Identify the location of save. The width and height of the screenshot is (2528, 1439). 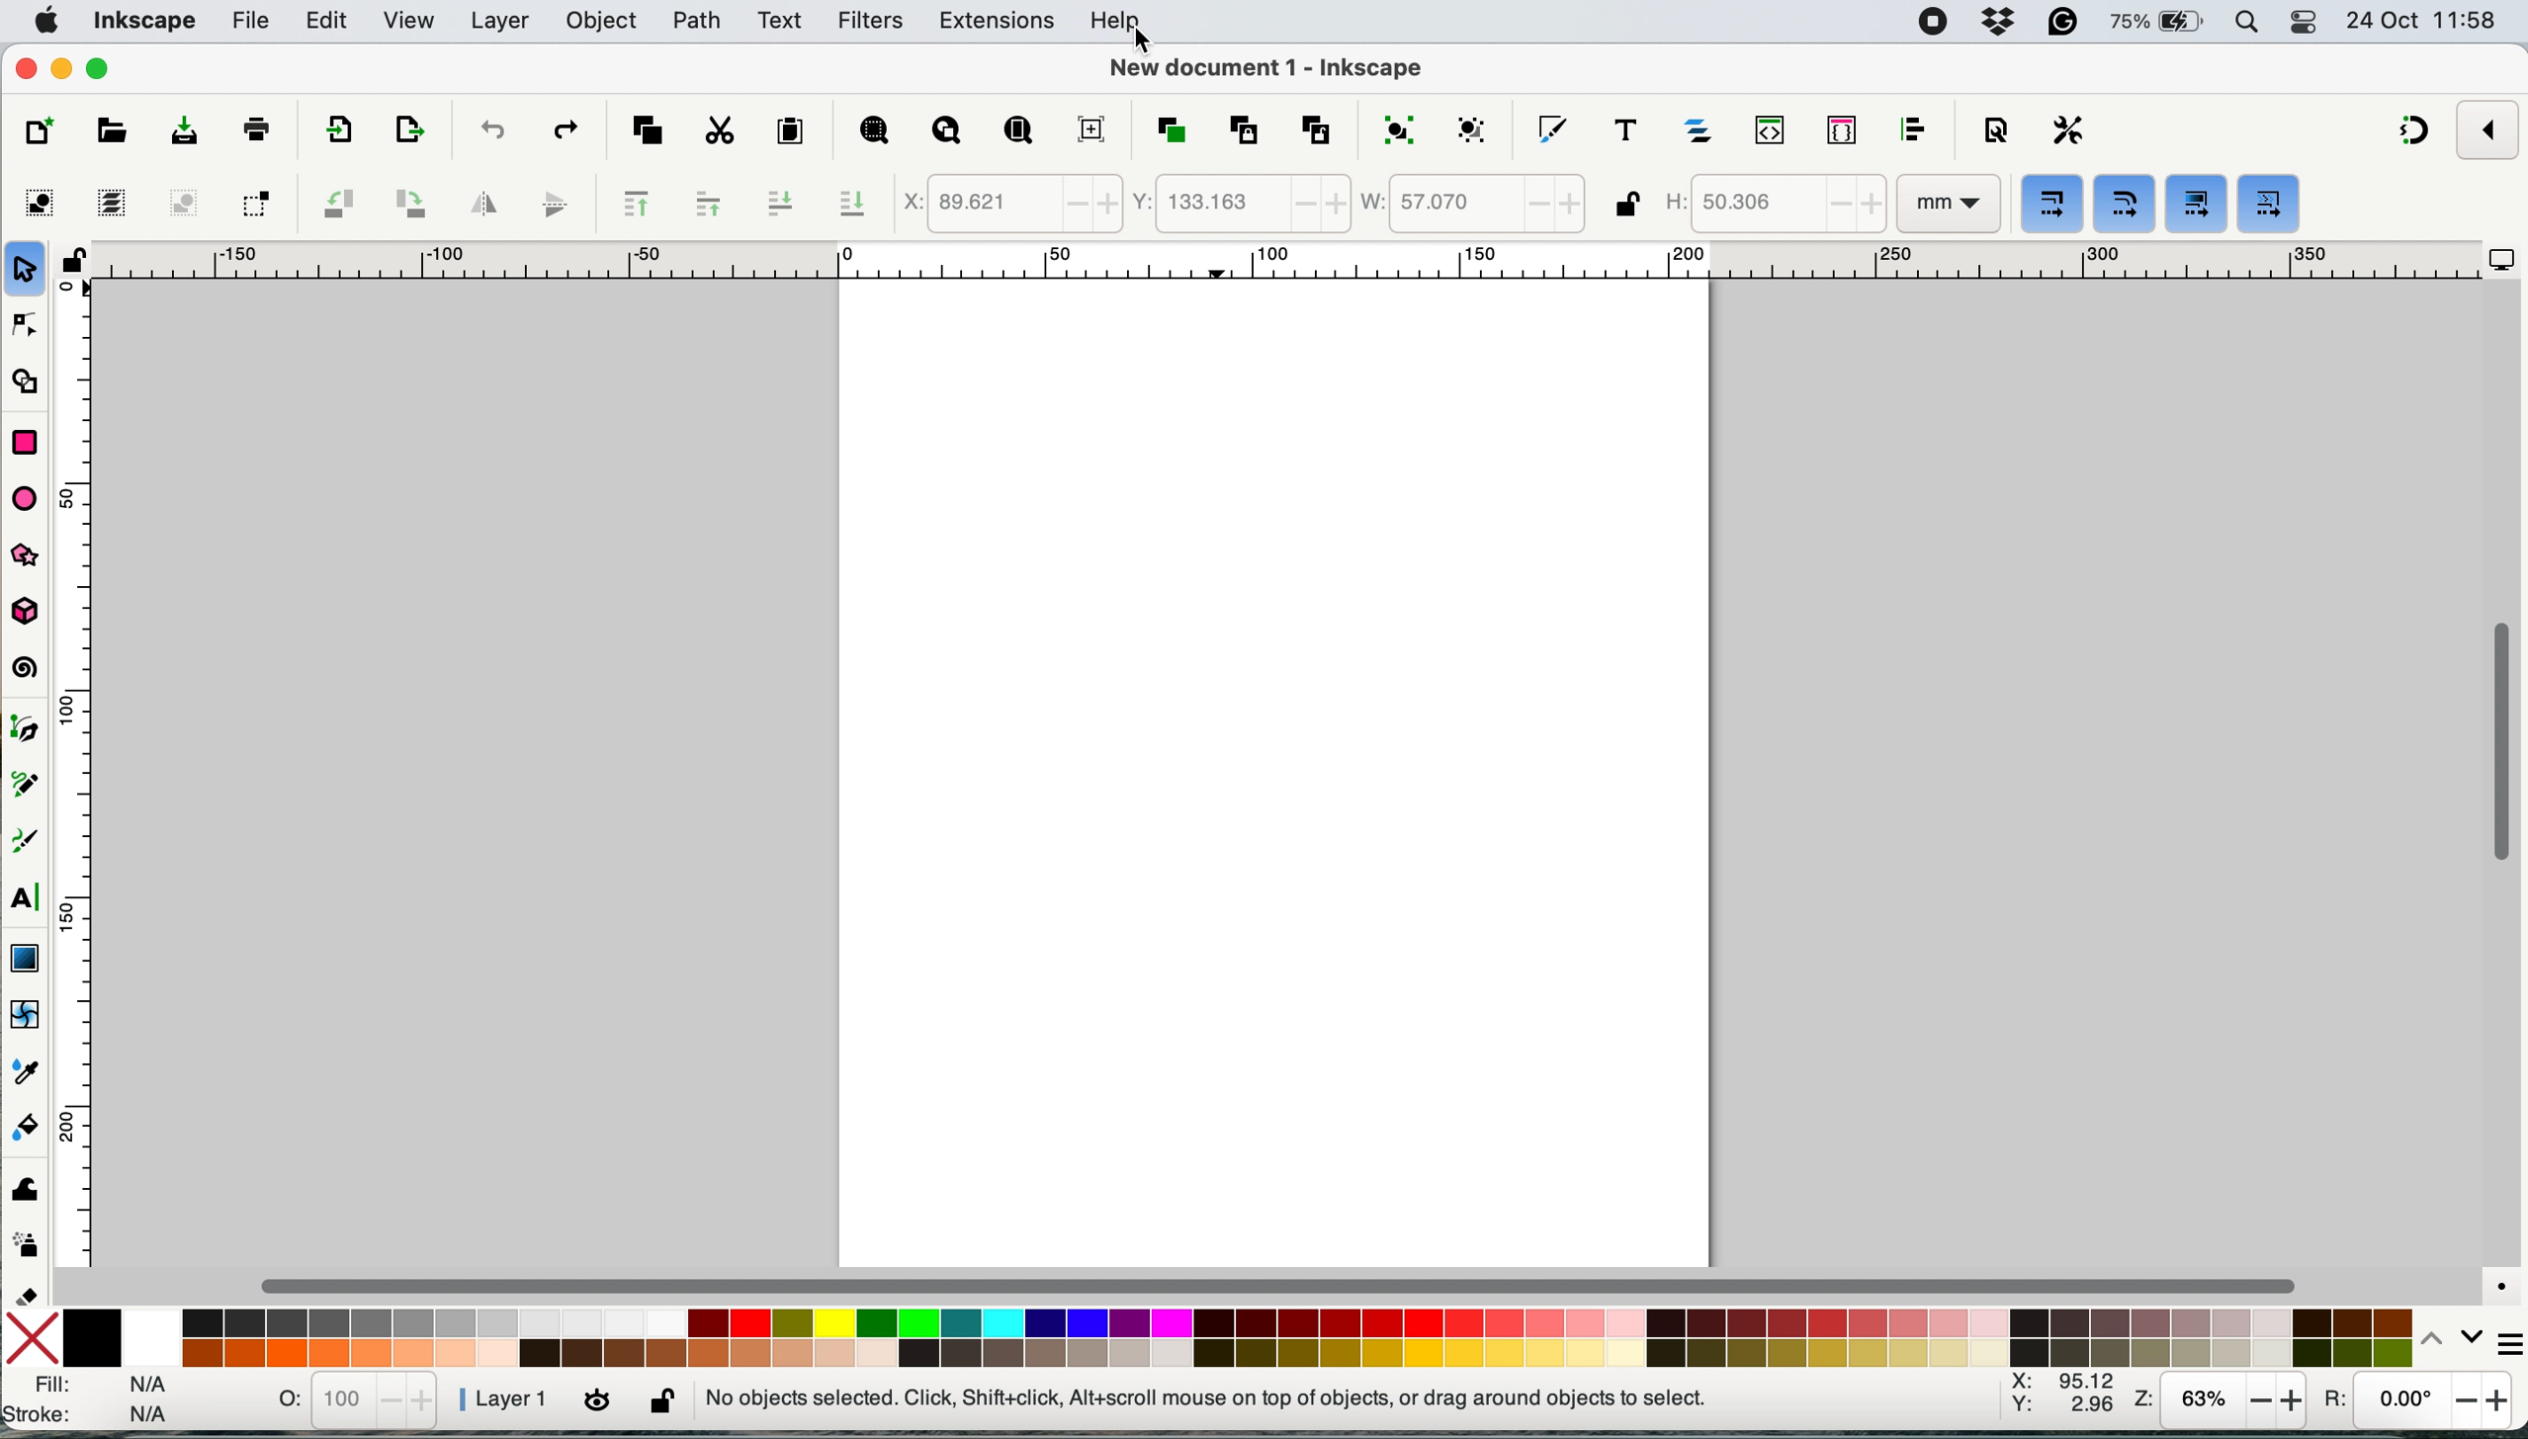
(176, 130).